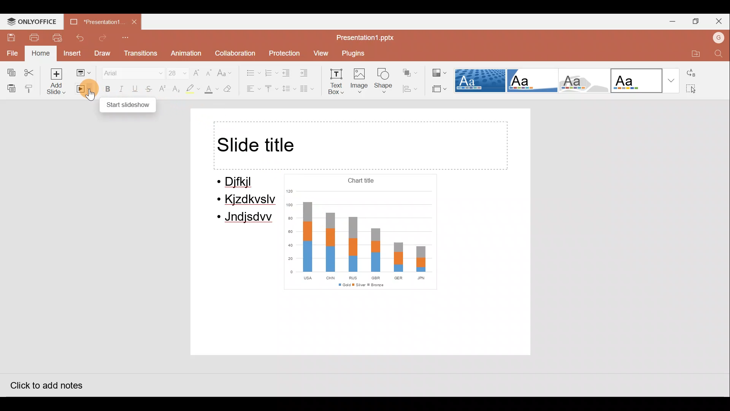  Describe the element at coordinates (359, 232) in the screenshot. I see `Chart` at that location.